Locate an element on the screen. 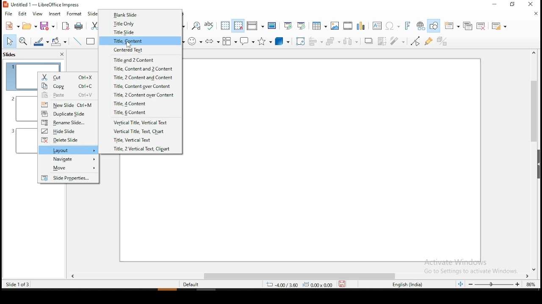 The height and width of the screenshot is (304, 542). scroll bar is located at coordinates (299, 277).